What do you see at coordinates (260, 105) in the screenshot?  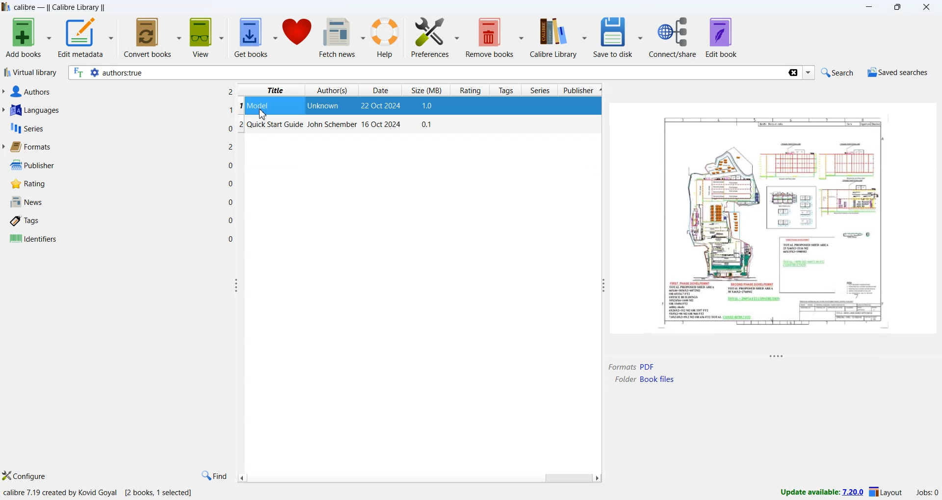 I see `model` at bounding box center [260, 105].